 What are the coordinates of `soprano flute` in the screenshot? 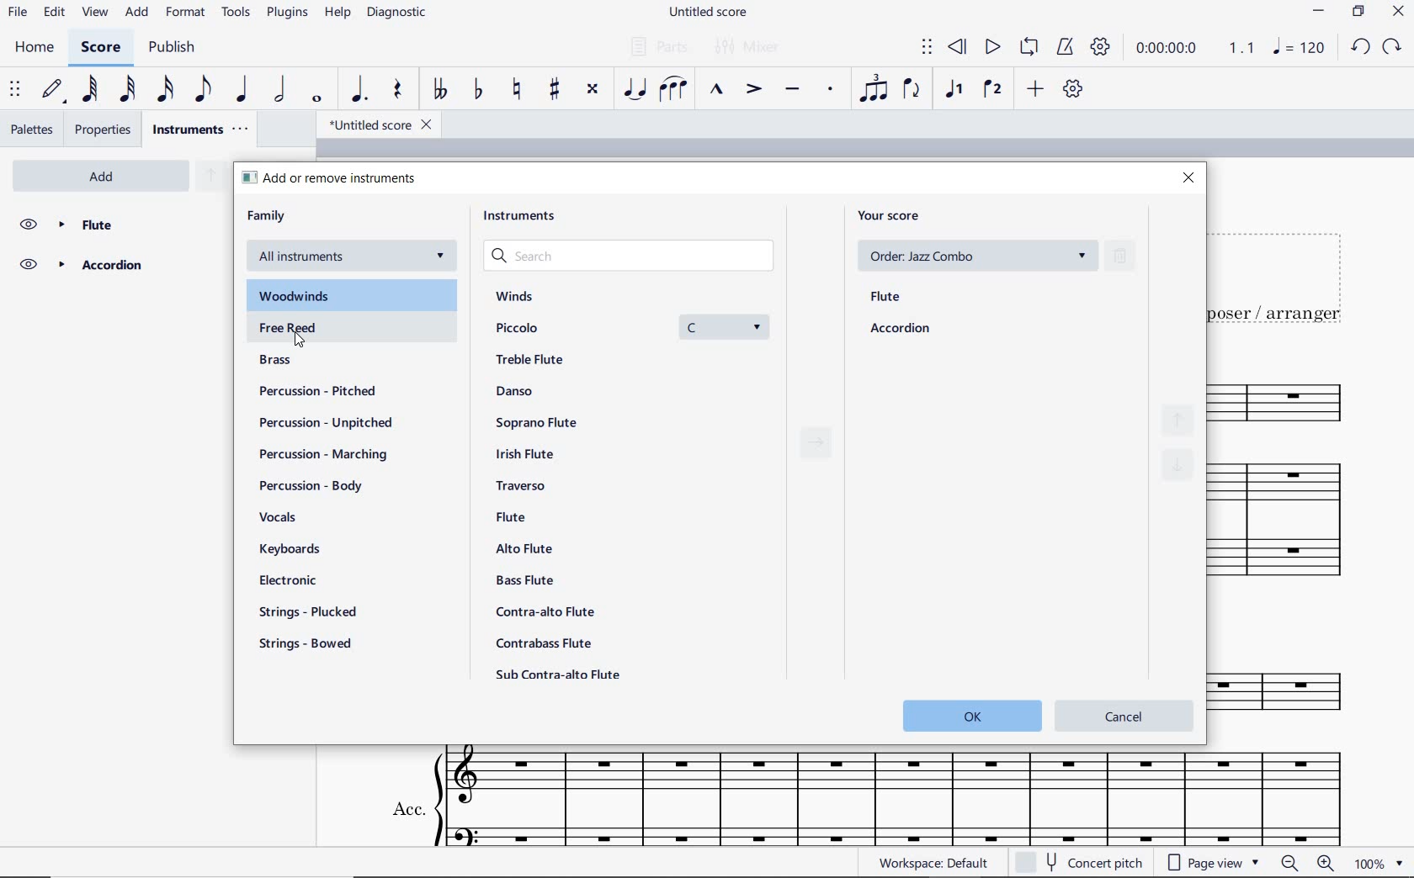 It's located at (534, 422).